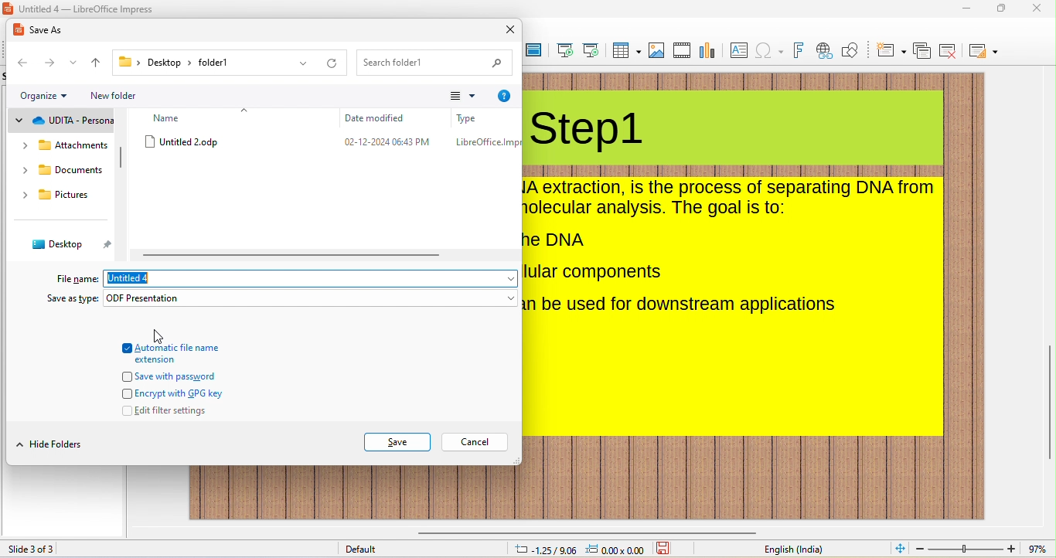 This screenshot has width=1056, height=558. Describe the element at coordinates (188, 298) in the screenshot. I see `type` at that location.